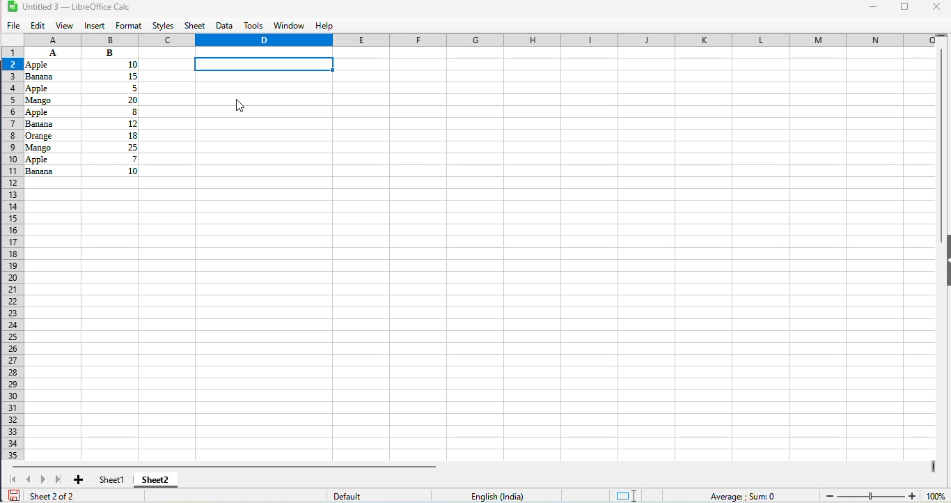 The image size is (951, 503). What do you see at coordinates (76, 6) in the screenshot?
I see `title` at bounding box center [76, 6].